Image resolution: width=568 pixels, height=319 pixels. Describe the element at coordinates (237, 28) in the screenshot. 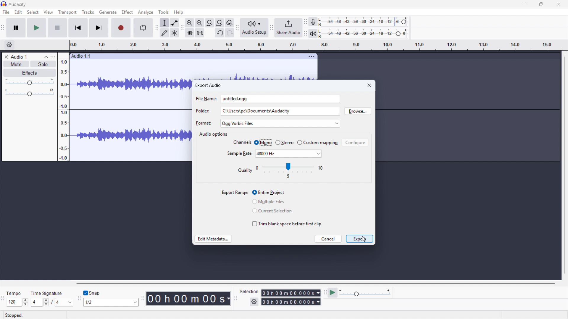

I see `Audio setup toolbar ` at that location.